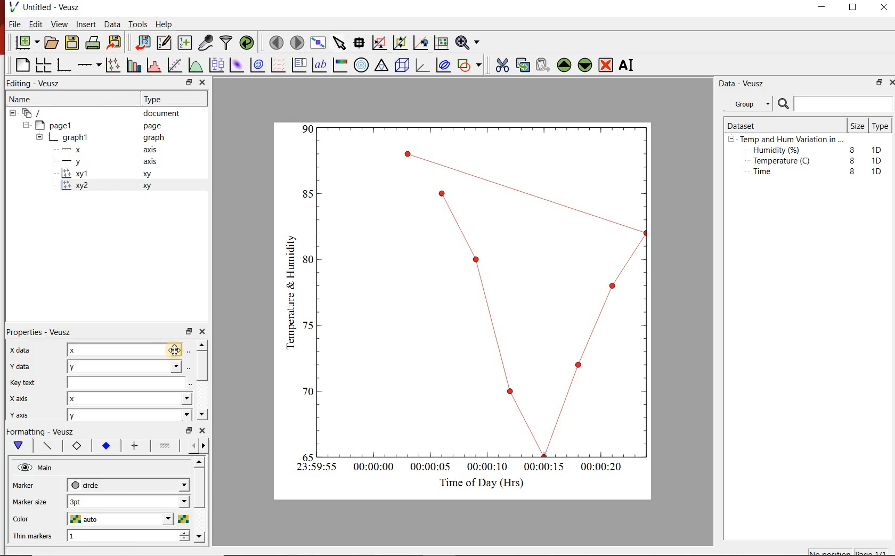 Image resolution: width=895 pixels, height=556 pixels. I want to click on Marker size, so click(35, 501).